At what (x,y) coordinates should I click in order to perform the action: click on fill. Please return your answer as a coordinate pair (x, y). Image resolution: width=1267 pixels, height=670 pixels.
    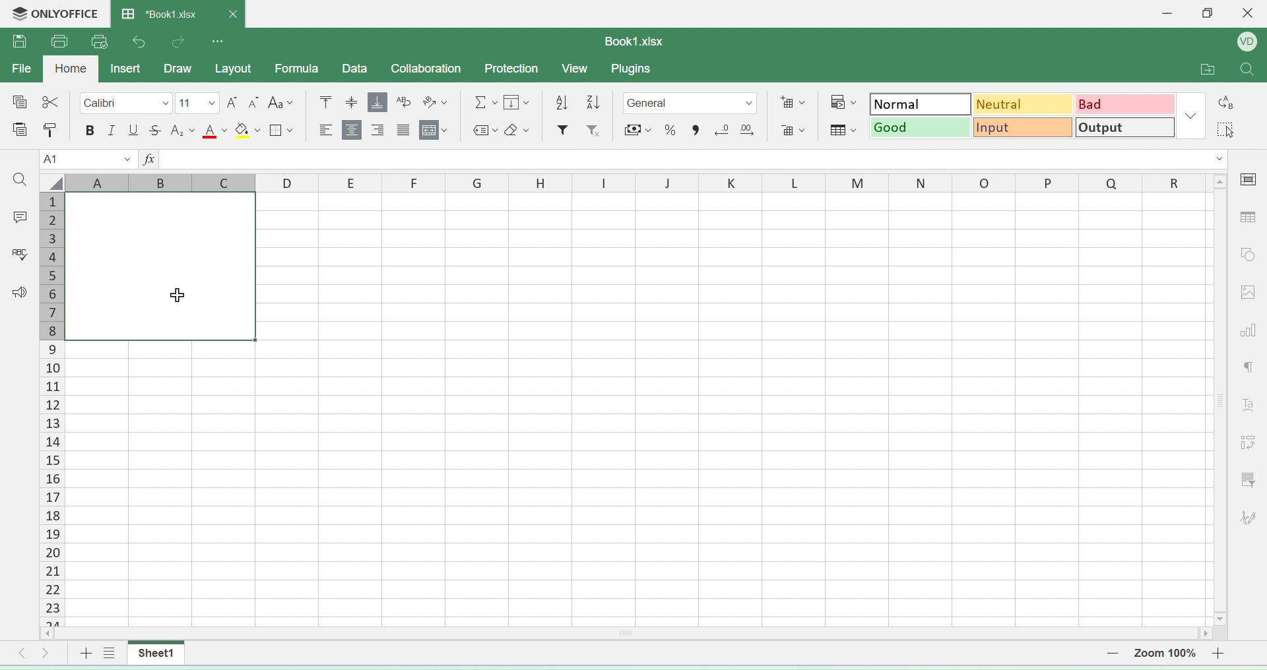
    Looking at the image, I should click on (520, 104).